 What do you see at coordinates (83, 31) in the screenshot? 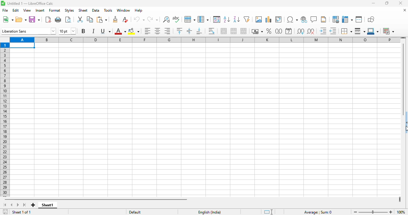
I see `bold` at bounding box center [83, 31].